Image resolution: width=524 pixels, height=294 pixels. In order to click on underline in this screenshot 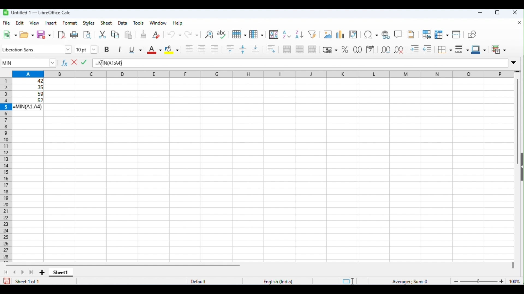, I will do `click(135, 50)`.